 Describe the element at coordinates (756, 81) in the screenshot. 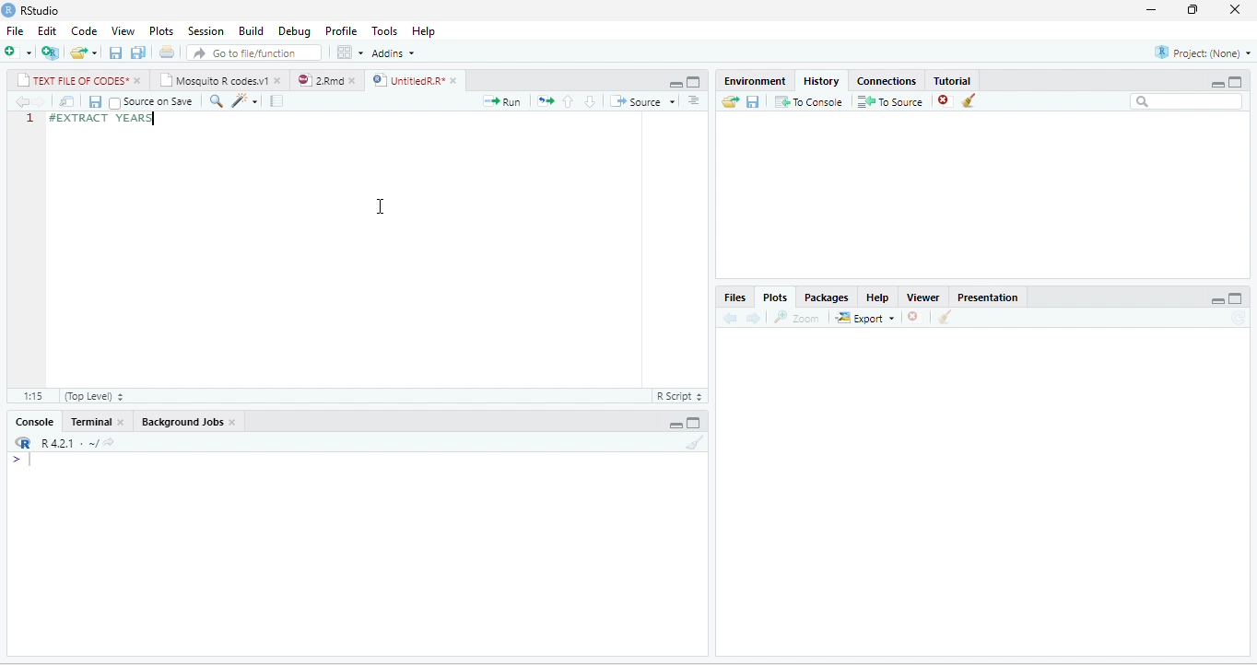

I see `Environment` at that location.